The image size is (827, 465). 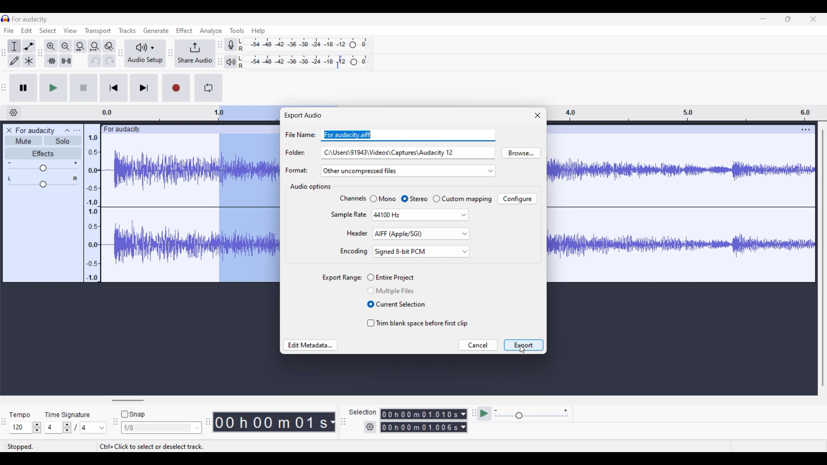 I want to click on selection, so click(x=362, y=412).